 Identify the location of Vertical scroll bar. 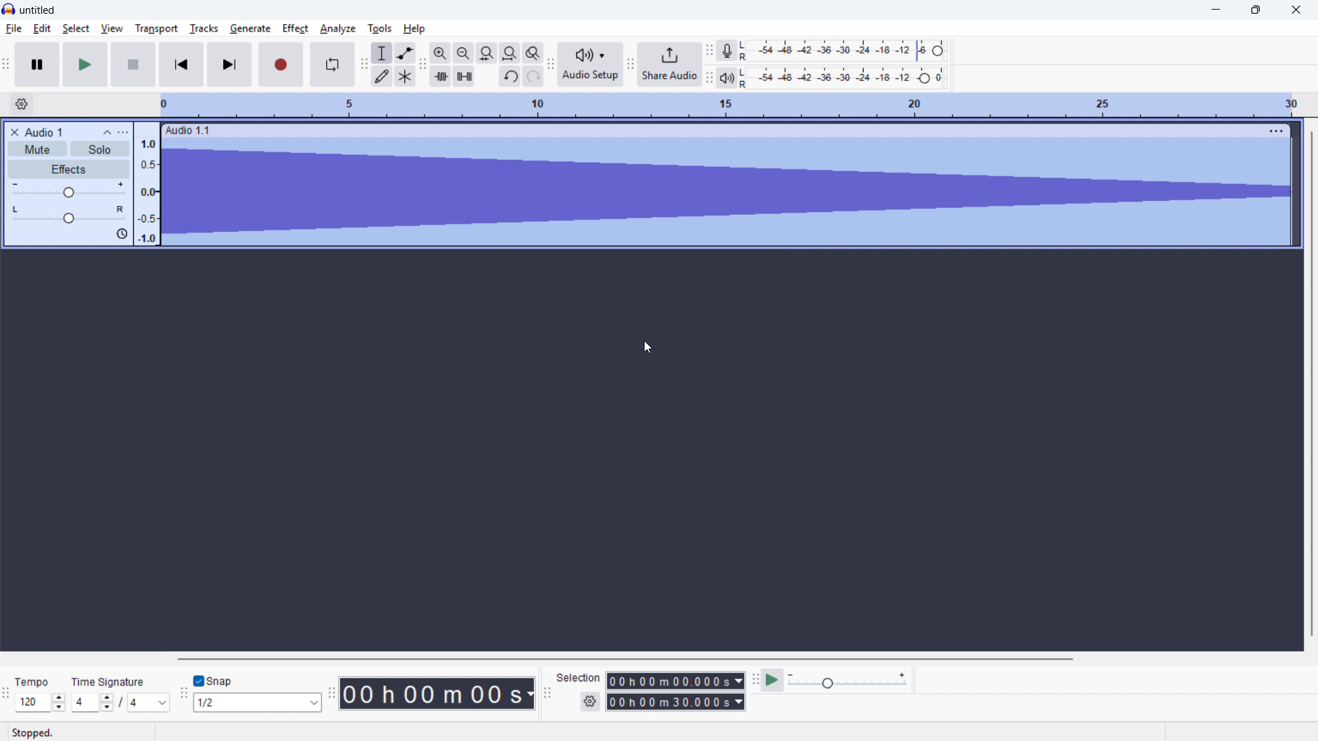
(1313, 384).